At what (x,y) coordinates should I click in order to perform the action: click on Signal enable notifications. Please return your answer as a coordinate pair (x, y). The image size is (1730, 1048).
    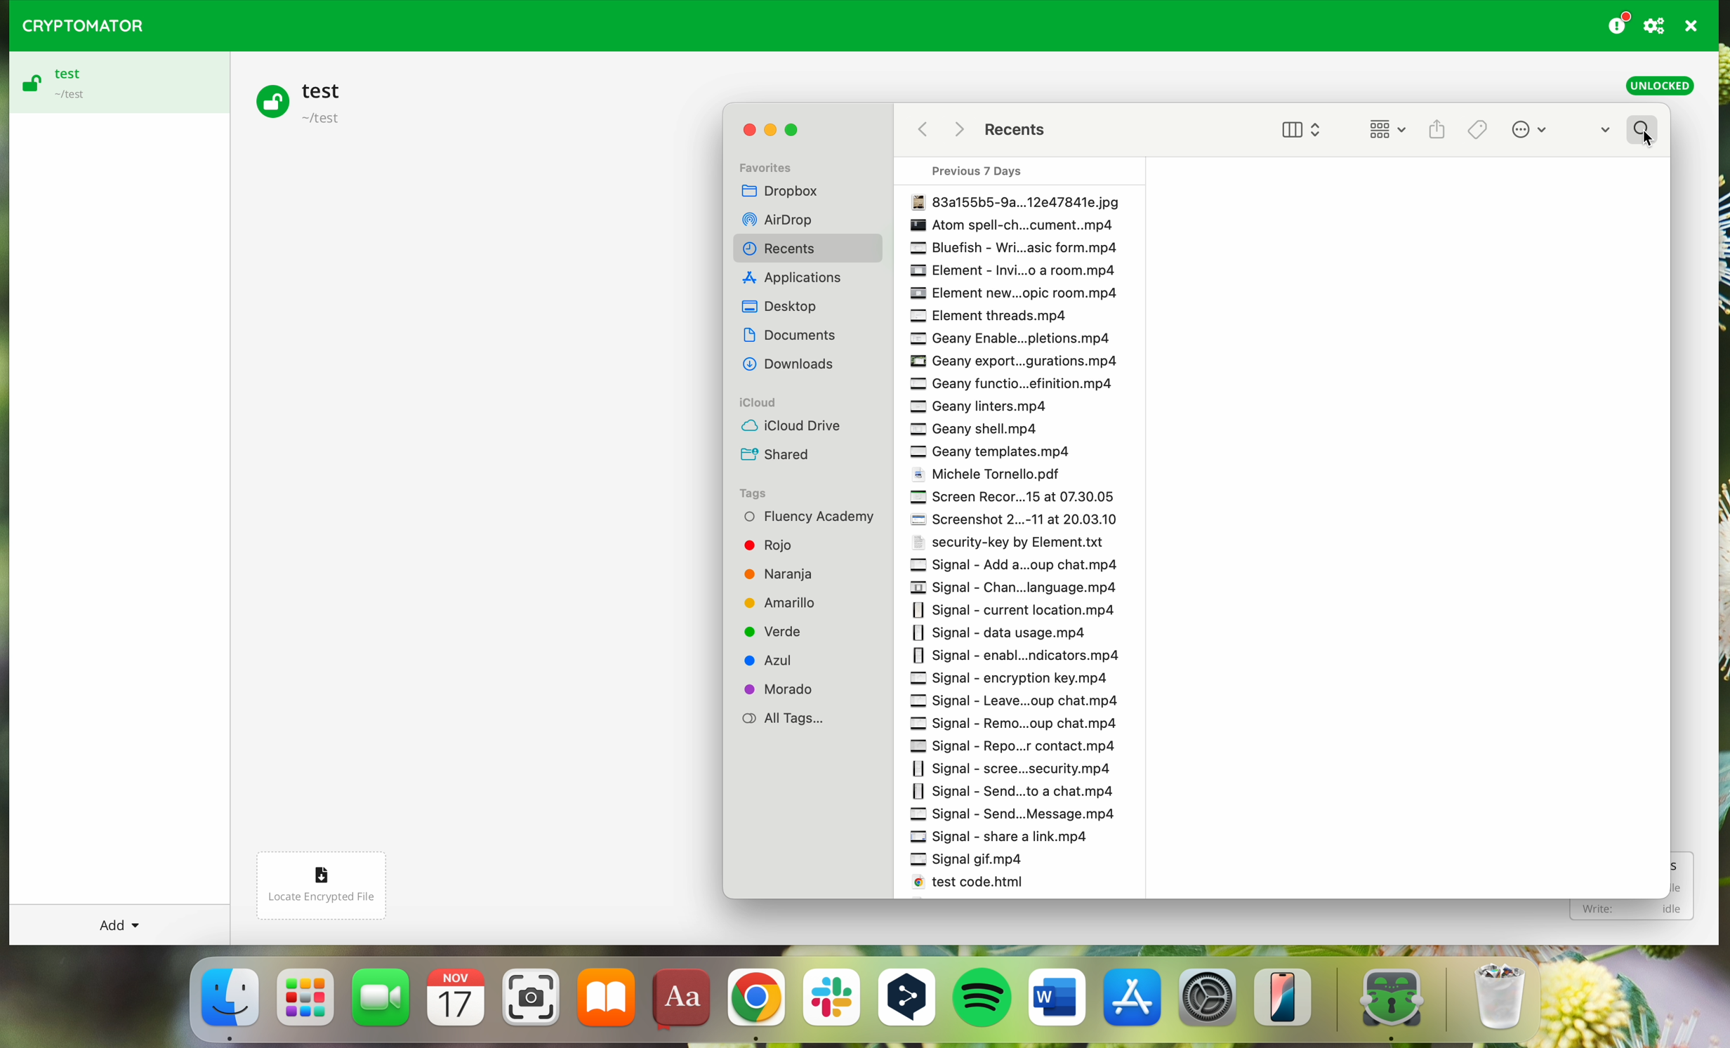
    Looking at the image, I should click on (1017, 654).